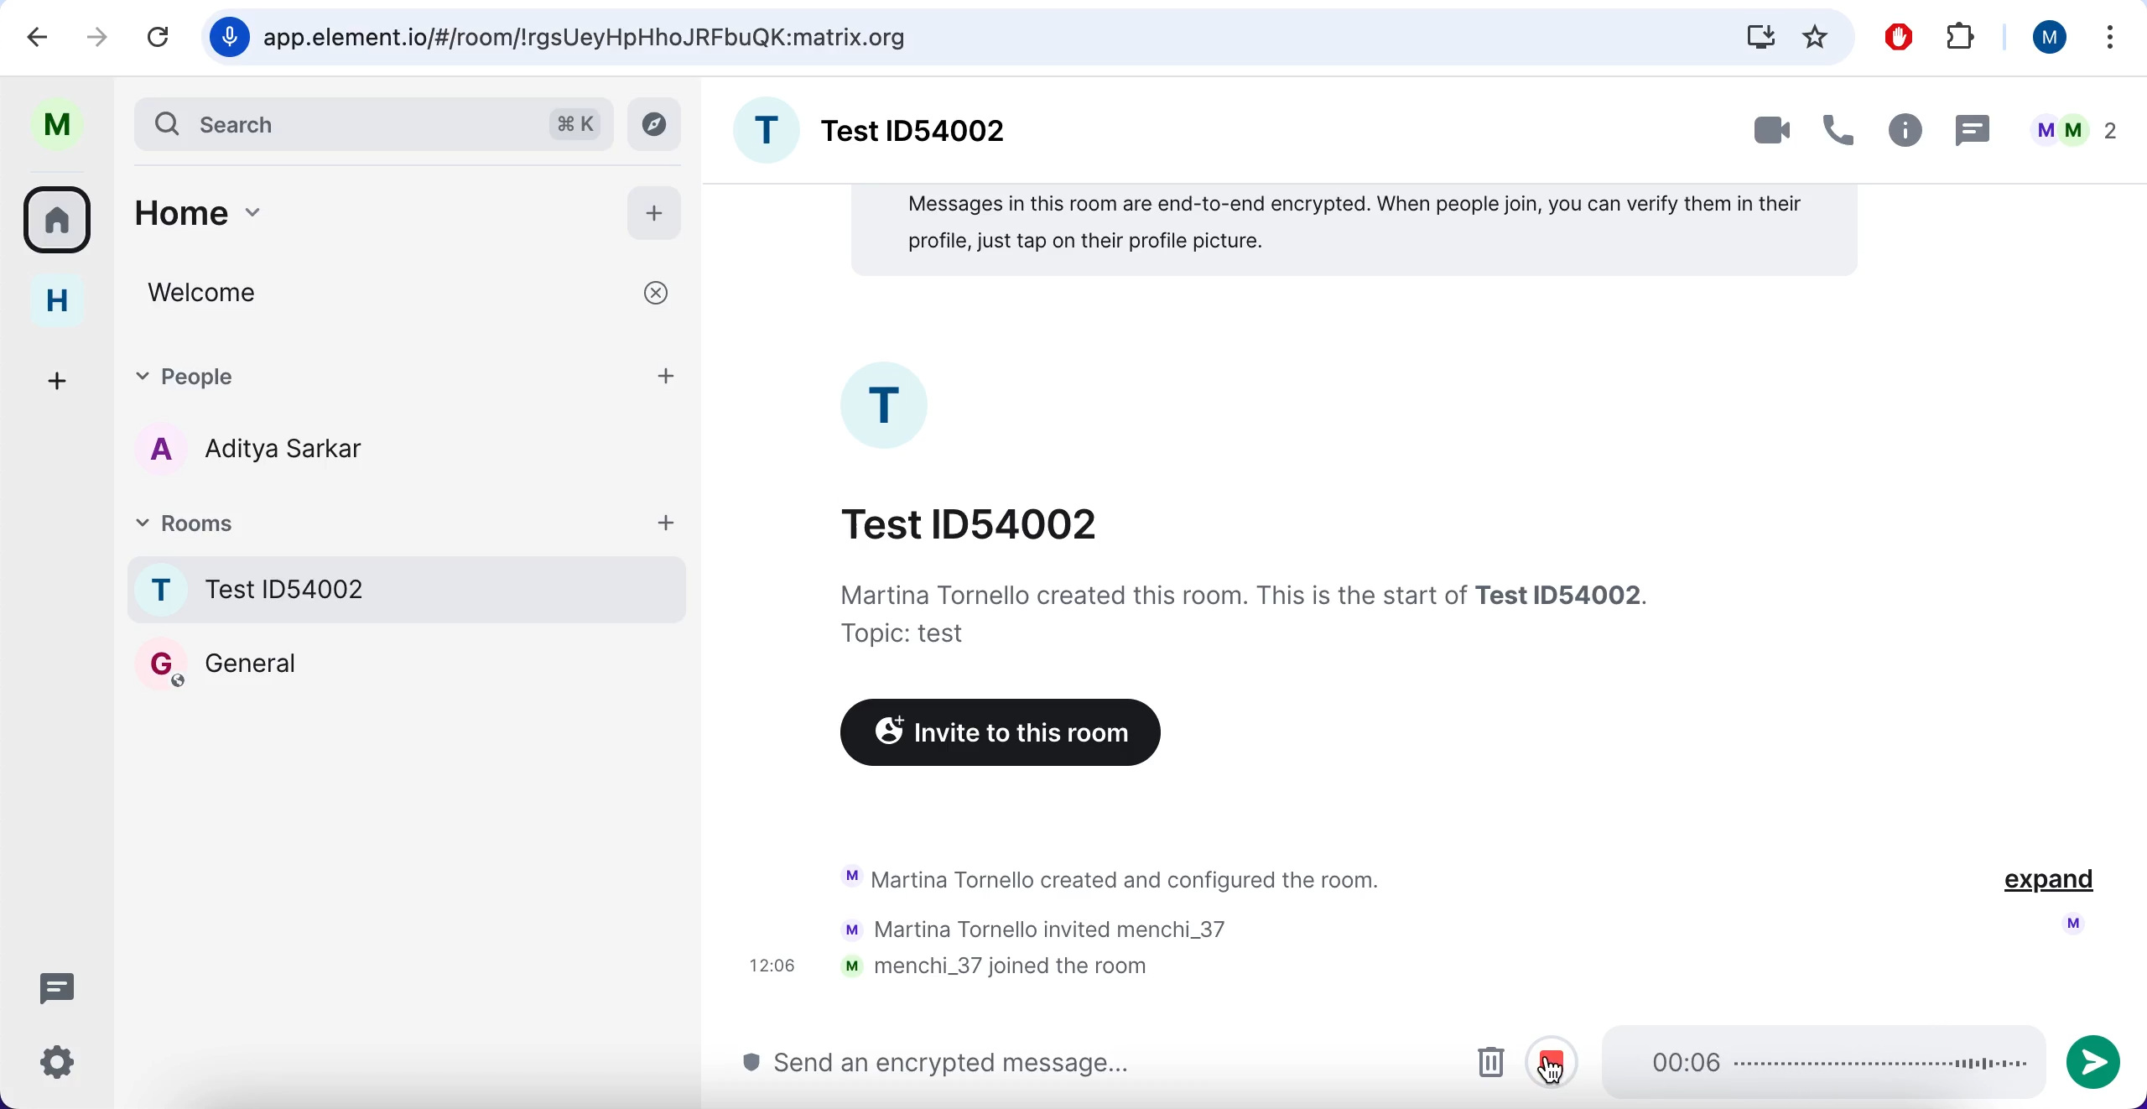 The height and width of the screenshot is (1109, 2147). Describe the element at coordinates (2112, 36) in the screenshot. I see `list all tabs` at that location.